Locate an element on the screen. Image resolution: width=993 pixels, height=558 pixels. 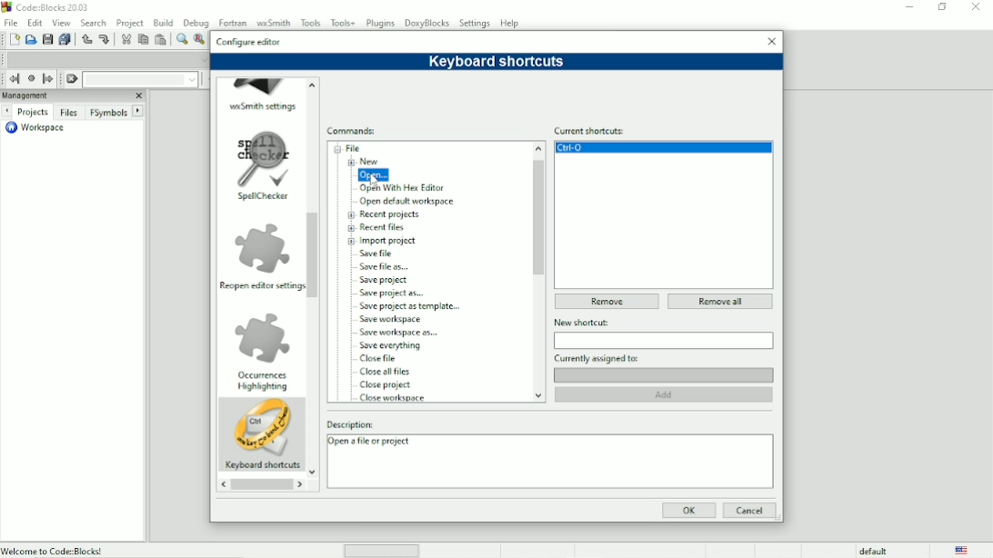
Workspace is located at coordinates (39, 129).